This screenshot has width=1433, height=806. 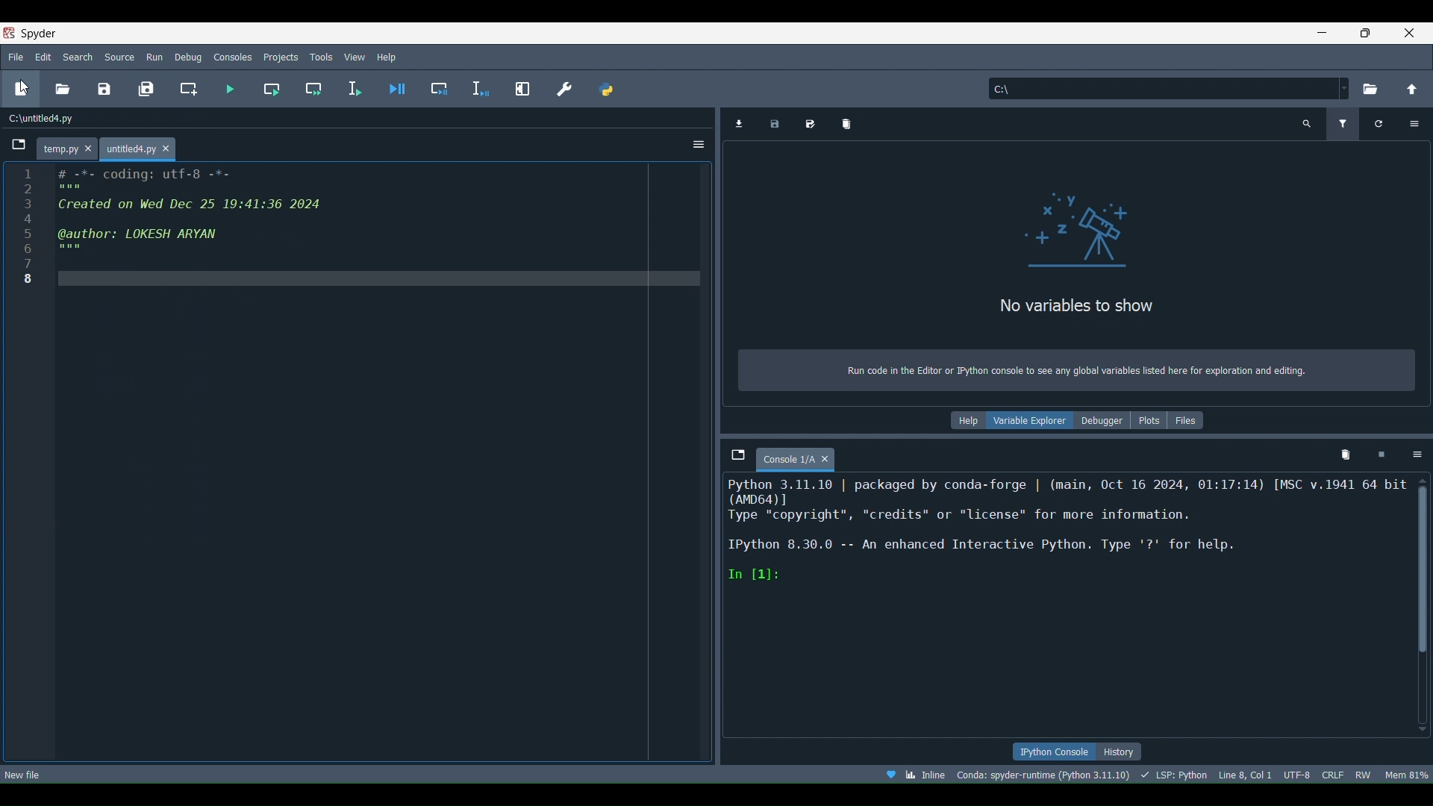 I want to click on Remove all variables, so click(x=845, y=122).